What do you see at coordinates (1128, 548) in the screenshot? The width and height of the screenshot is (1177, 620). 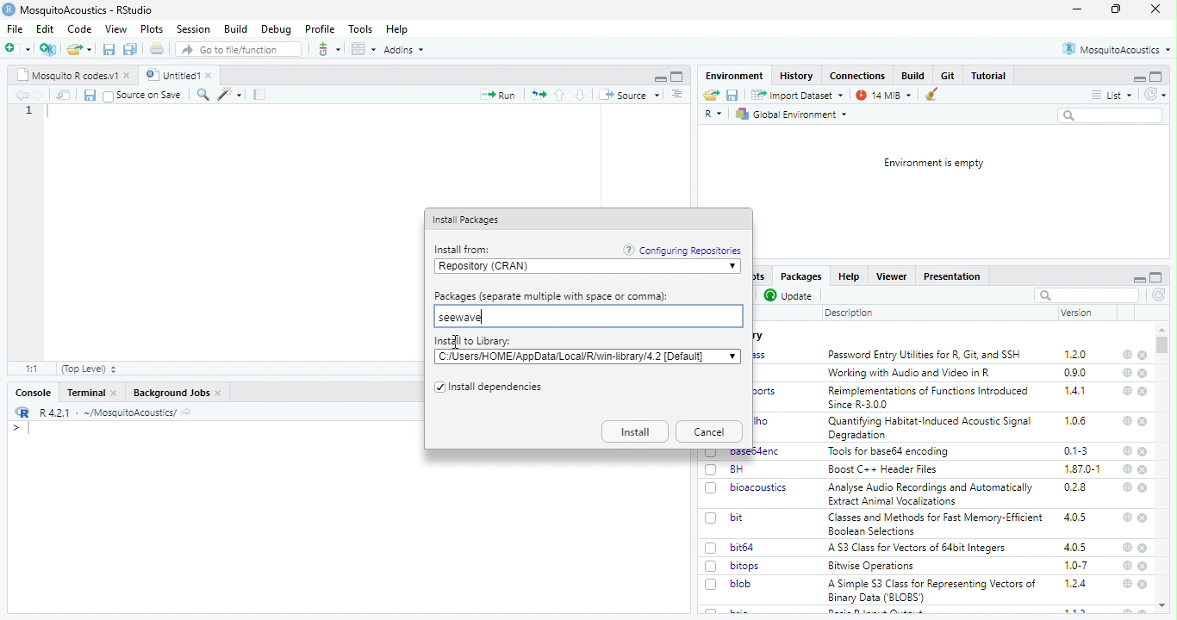 I see `web` at bounding box center [1128, 548].